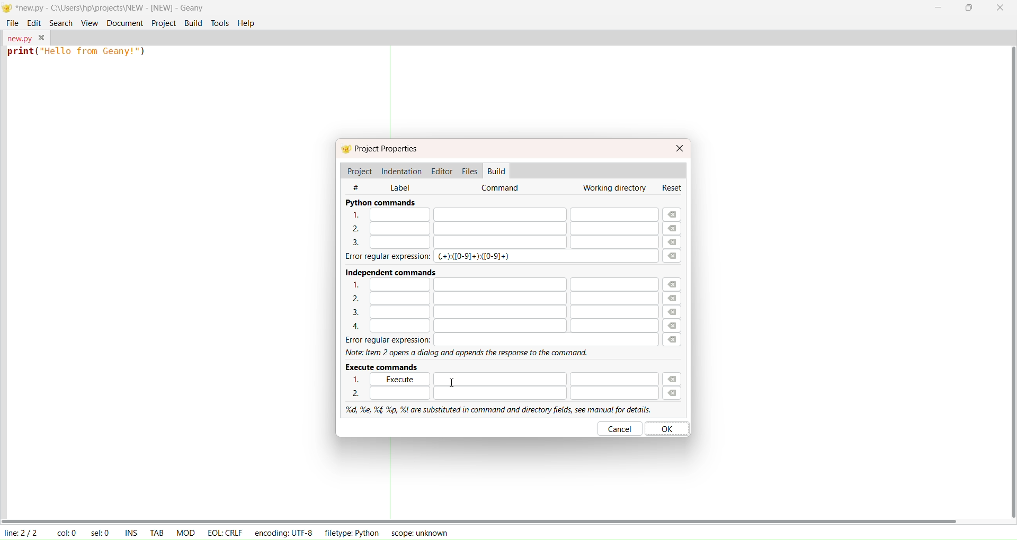 This screenshot has height=540, width=1017. What do you see at coordinates (388, 149) in the screenshot?
I see `project properties` at bounding box center [388, 149].